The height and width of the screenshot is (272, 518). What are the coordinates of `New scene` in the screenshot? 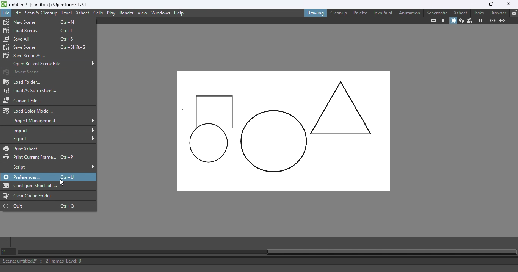 It's located at (38, 22).